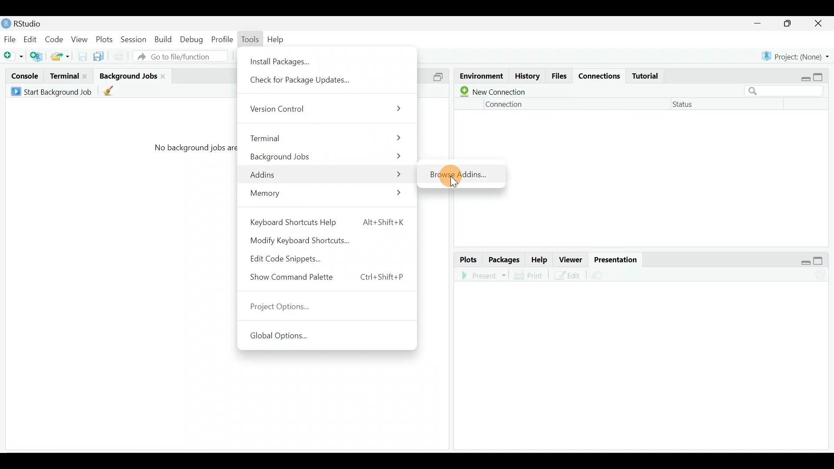 This screenshot has height=469, width=834. Describe the element at coordinates (805, 258) in the screenshot. I see `restore down` at that location.